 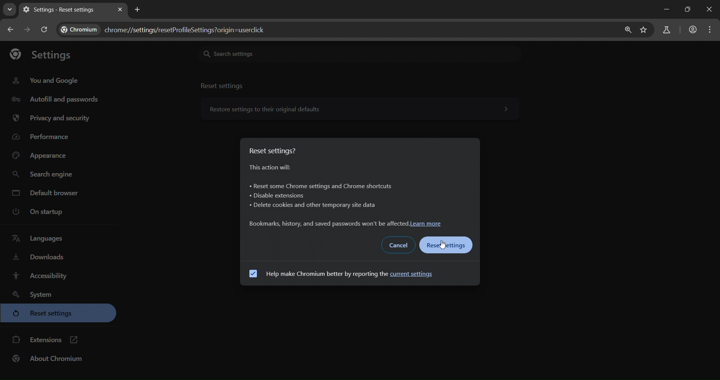 What do you see at coordinates (44, 28) in the screenshot?
I see `reload page` at bounding box center [44, 28].